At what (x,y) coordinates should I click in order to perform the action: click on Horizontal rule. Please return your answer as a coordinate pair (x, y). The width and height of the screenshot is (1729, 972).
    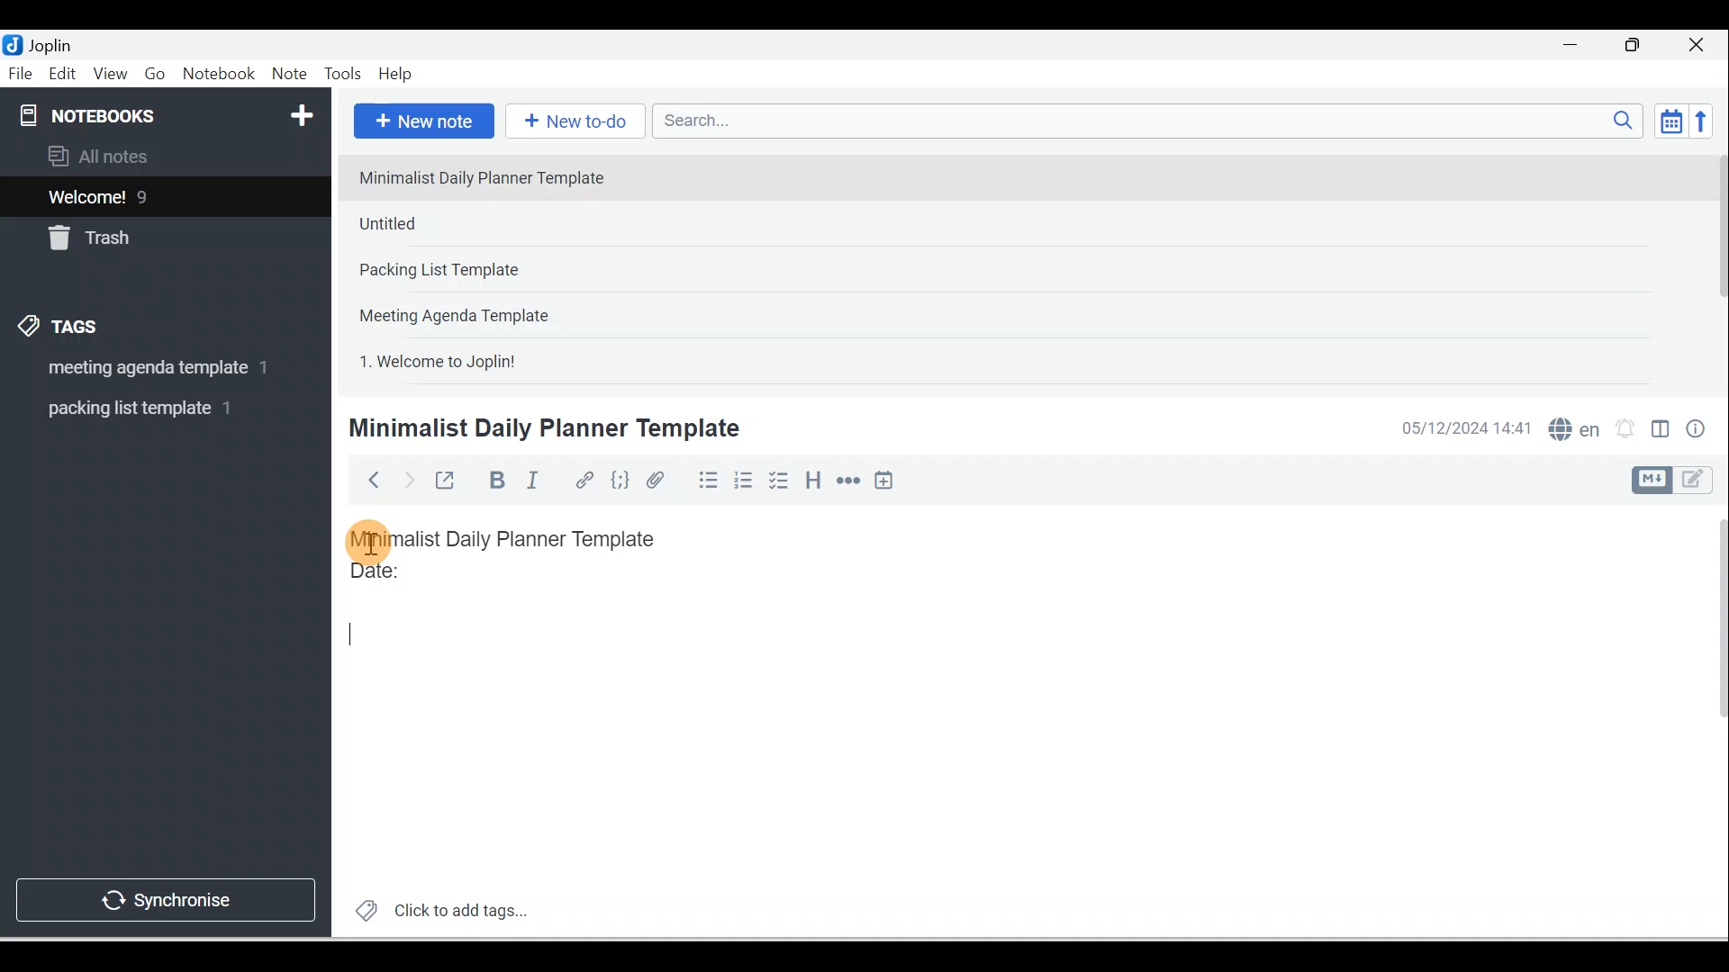
    Looking at the image, I should click on (850, 481).